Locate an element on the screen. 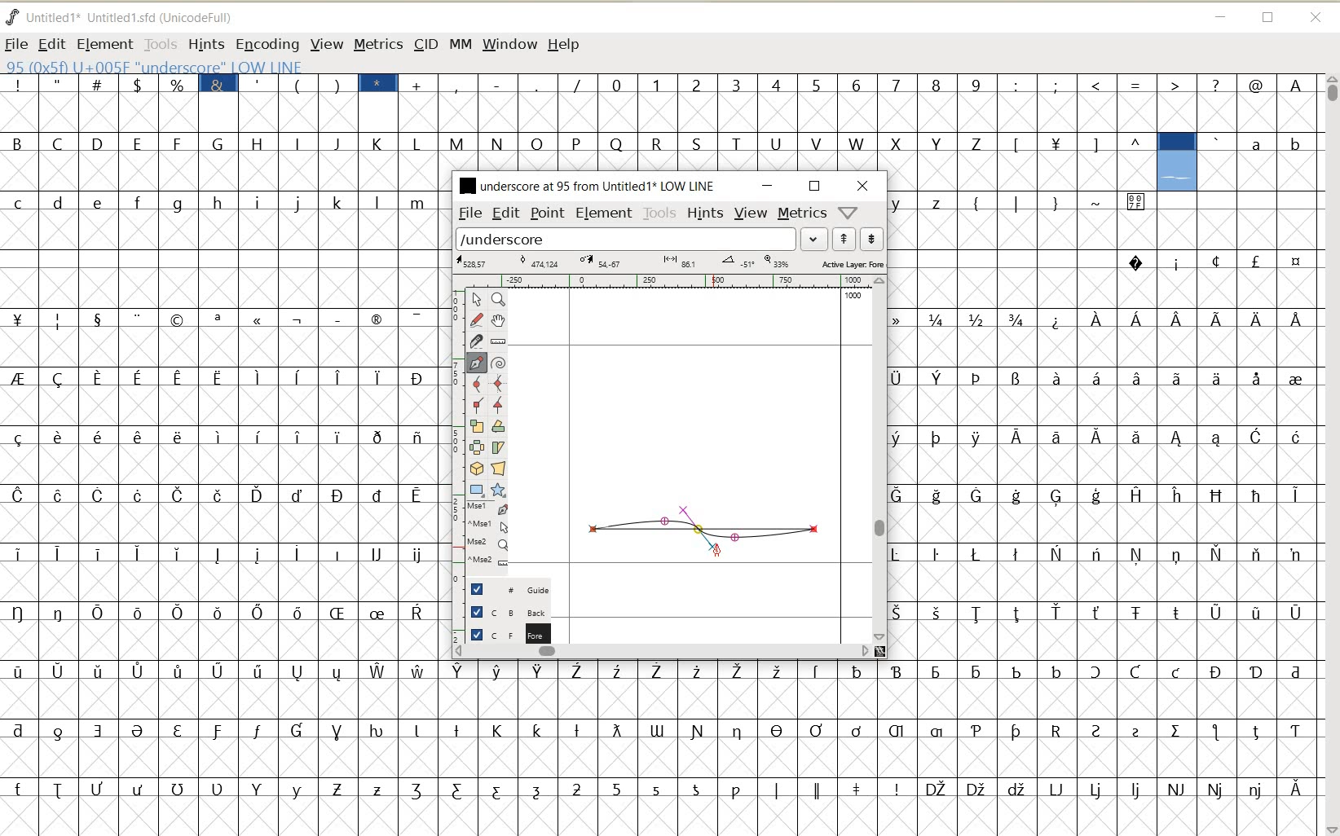 The image size is (1340, 836). SCROLLBAR is located at coordinates (662, 650).